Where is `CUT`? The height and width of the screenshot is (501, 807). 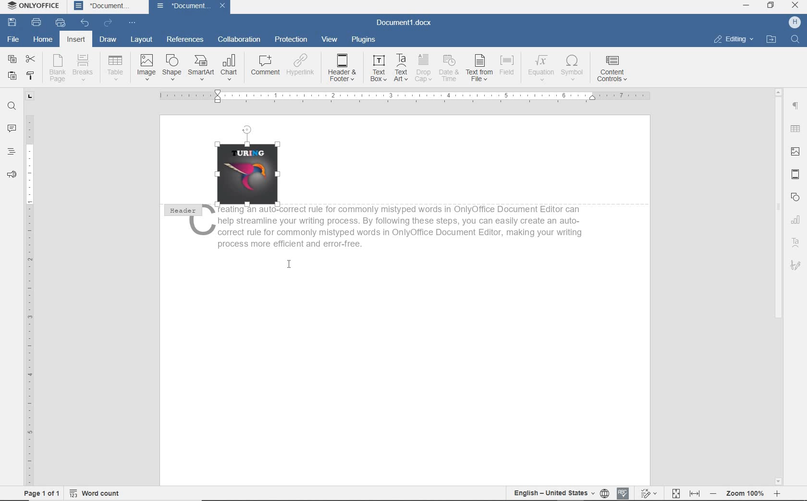 CUT is located at coordinates (31, 59).